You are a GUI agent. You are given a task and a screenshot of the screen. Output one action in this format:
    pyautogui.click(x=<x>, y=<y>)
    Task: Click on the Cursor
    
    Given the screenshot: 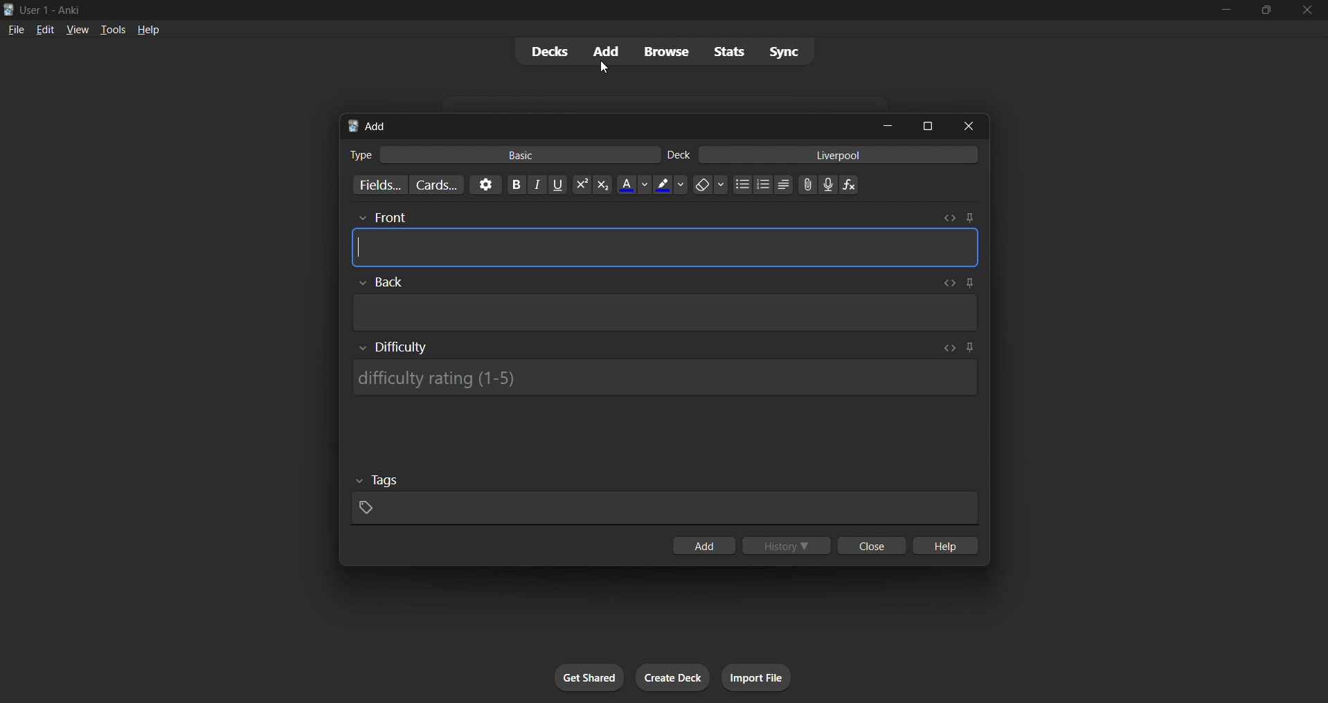 What is the action you would take?
    pyautogui.click(x=604, y=70)
    